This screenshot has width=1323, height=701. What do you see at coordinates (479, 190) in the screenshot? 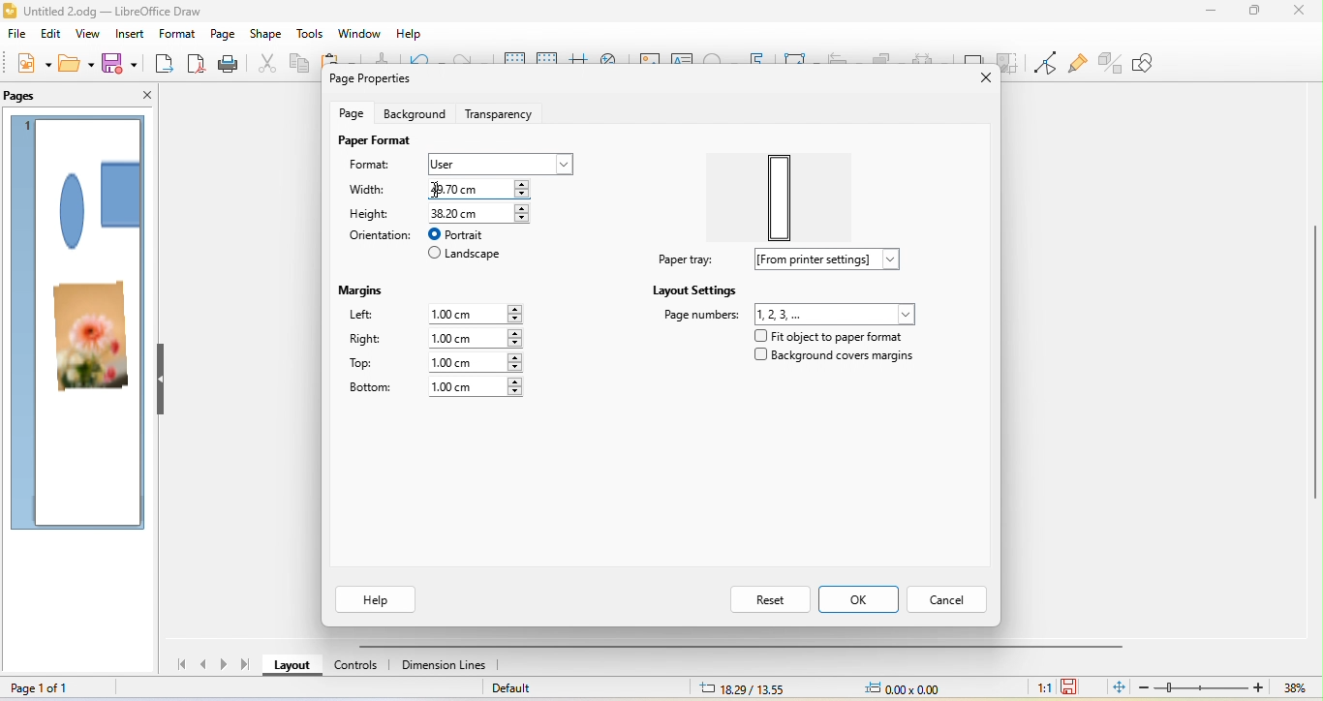
I see `49.70 cm` at bounding box center [479, 190].